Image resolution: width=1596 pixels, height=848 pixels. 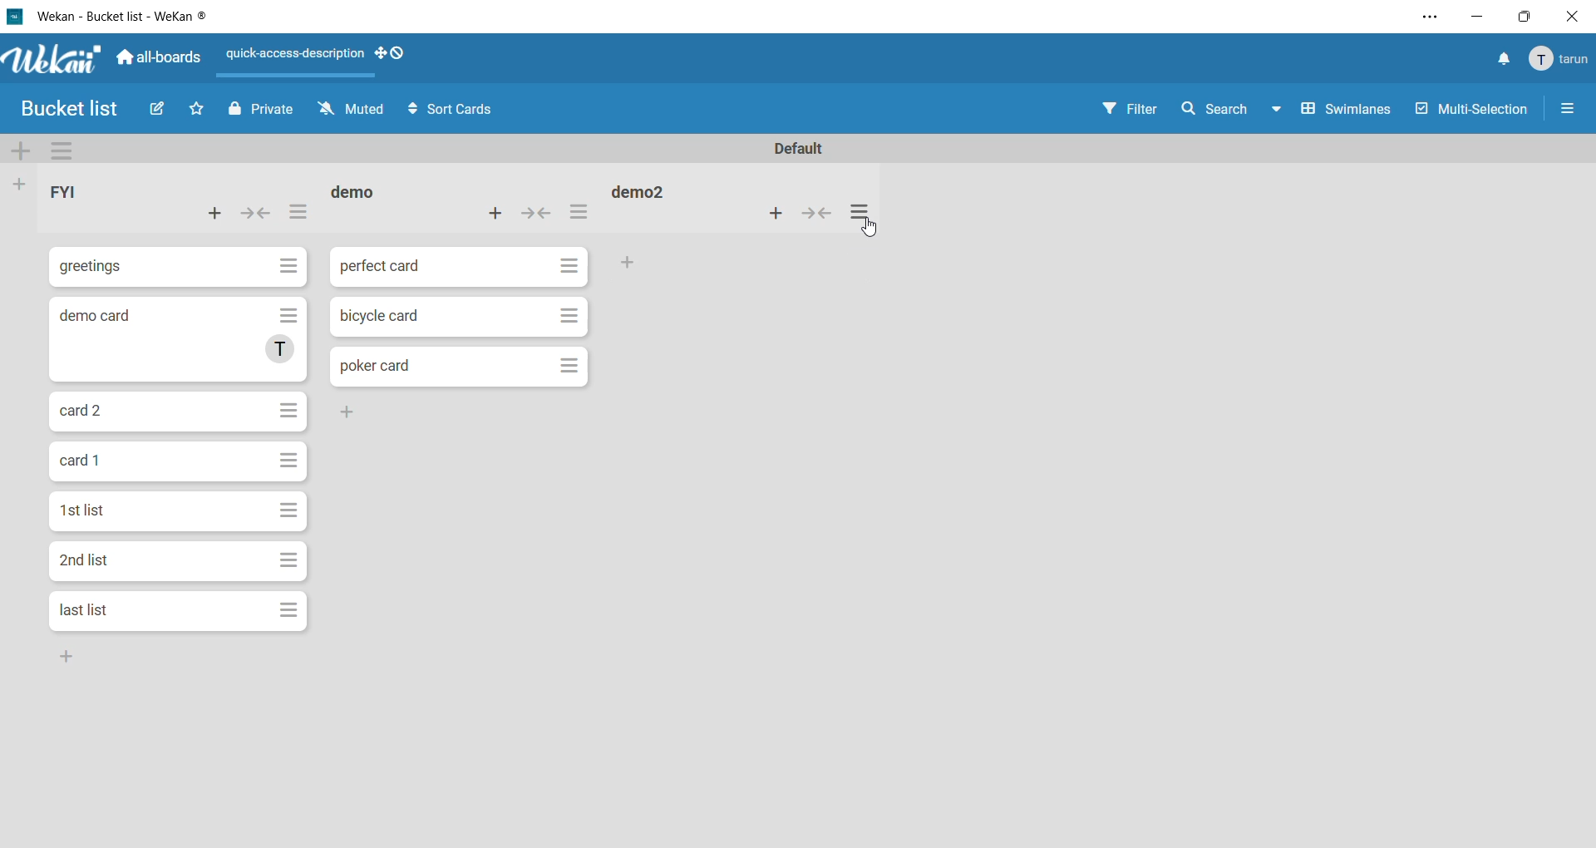 What do you see at coordinates (468, 111) in the screenshot?
I see `Sort Cards` at bounding box center [468, 111].